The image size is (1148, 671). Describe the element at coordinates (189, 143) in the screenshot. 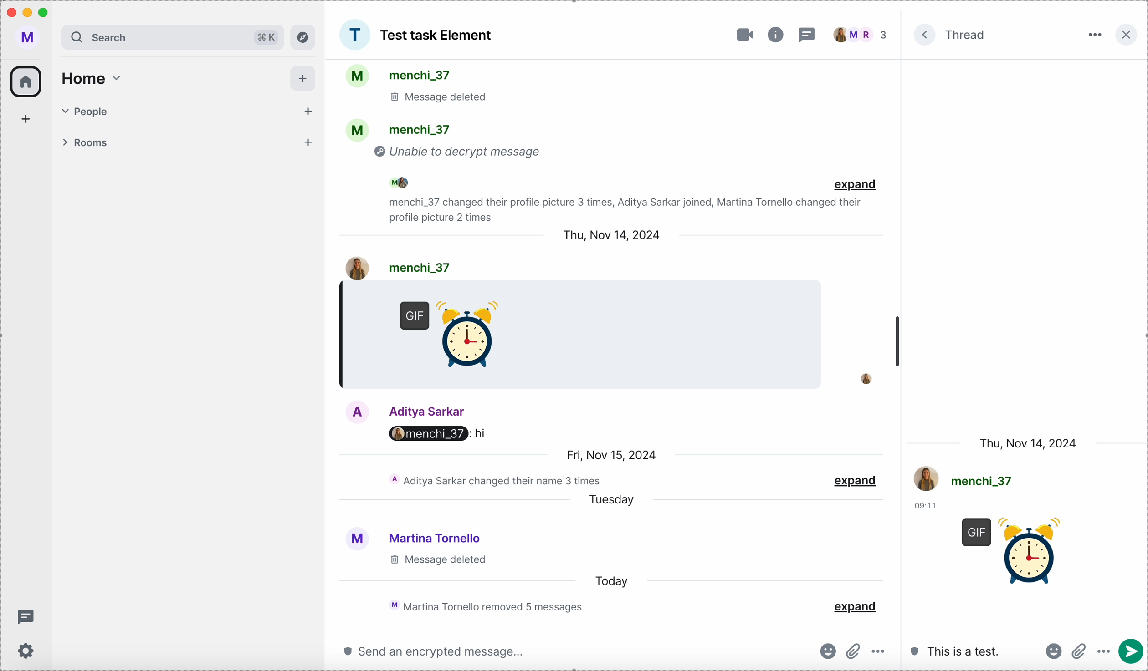

I see `rooms` at that location.